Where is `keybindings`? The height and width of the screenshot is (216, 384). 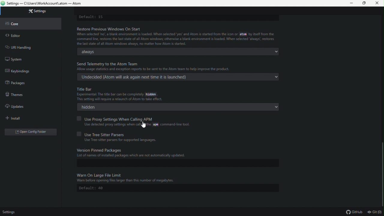
keybindings is located at coordinates (29, 71).